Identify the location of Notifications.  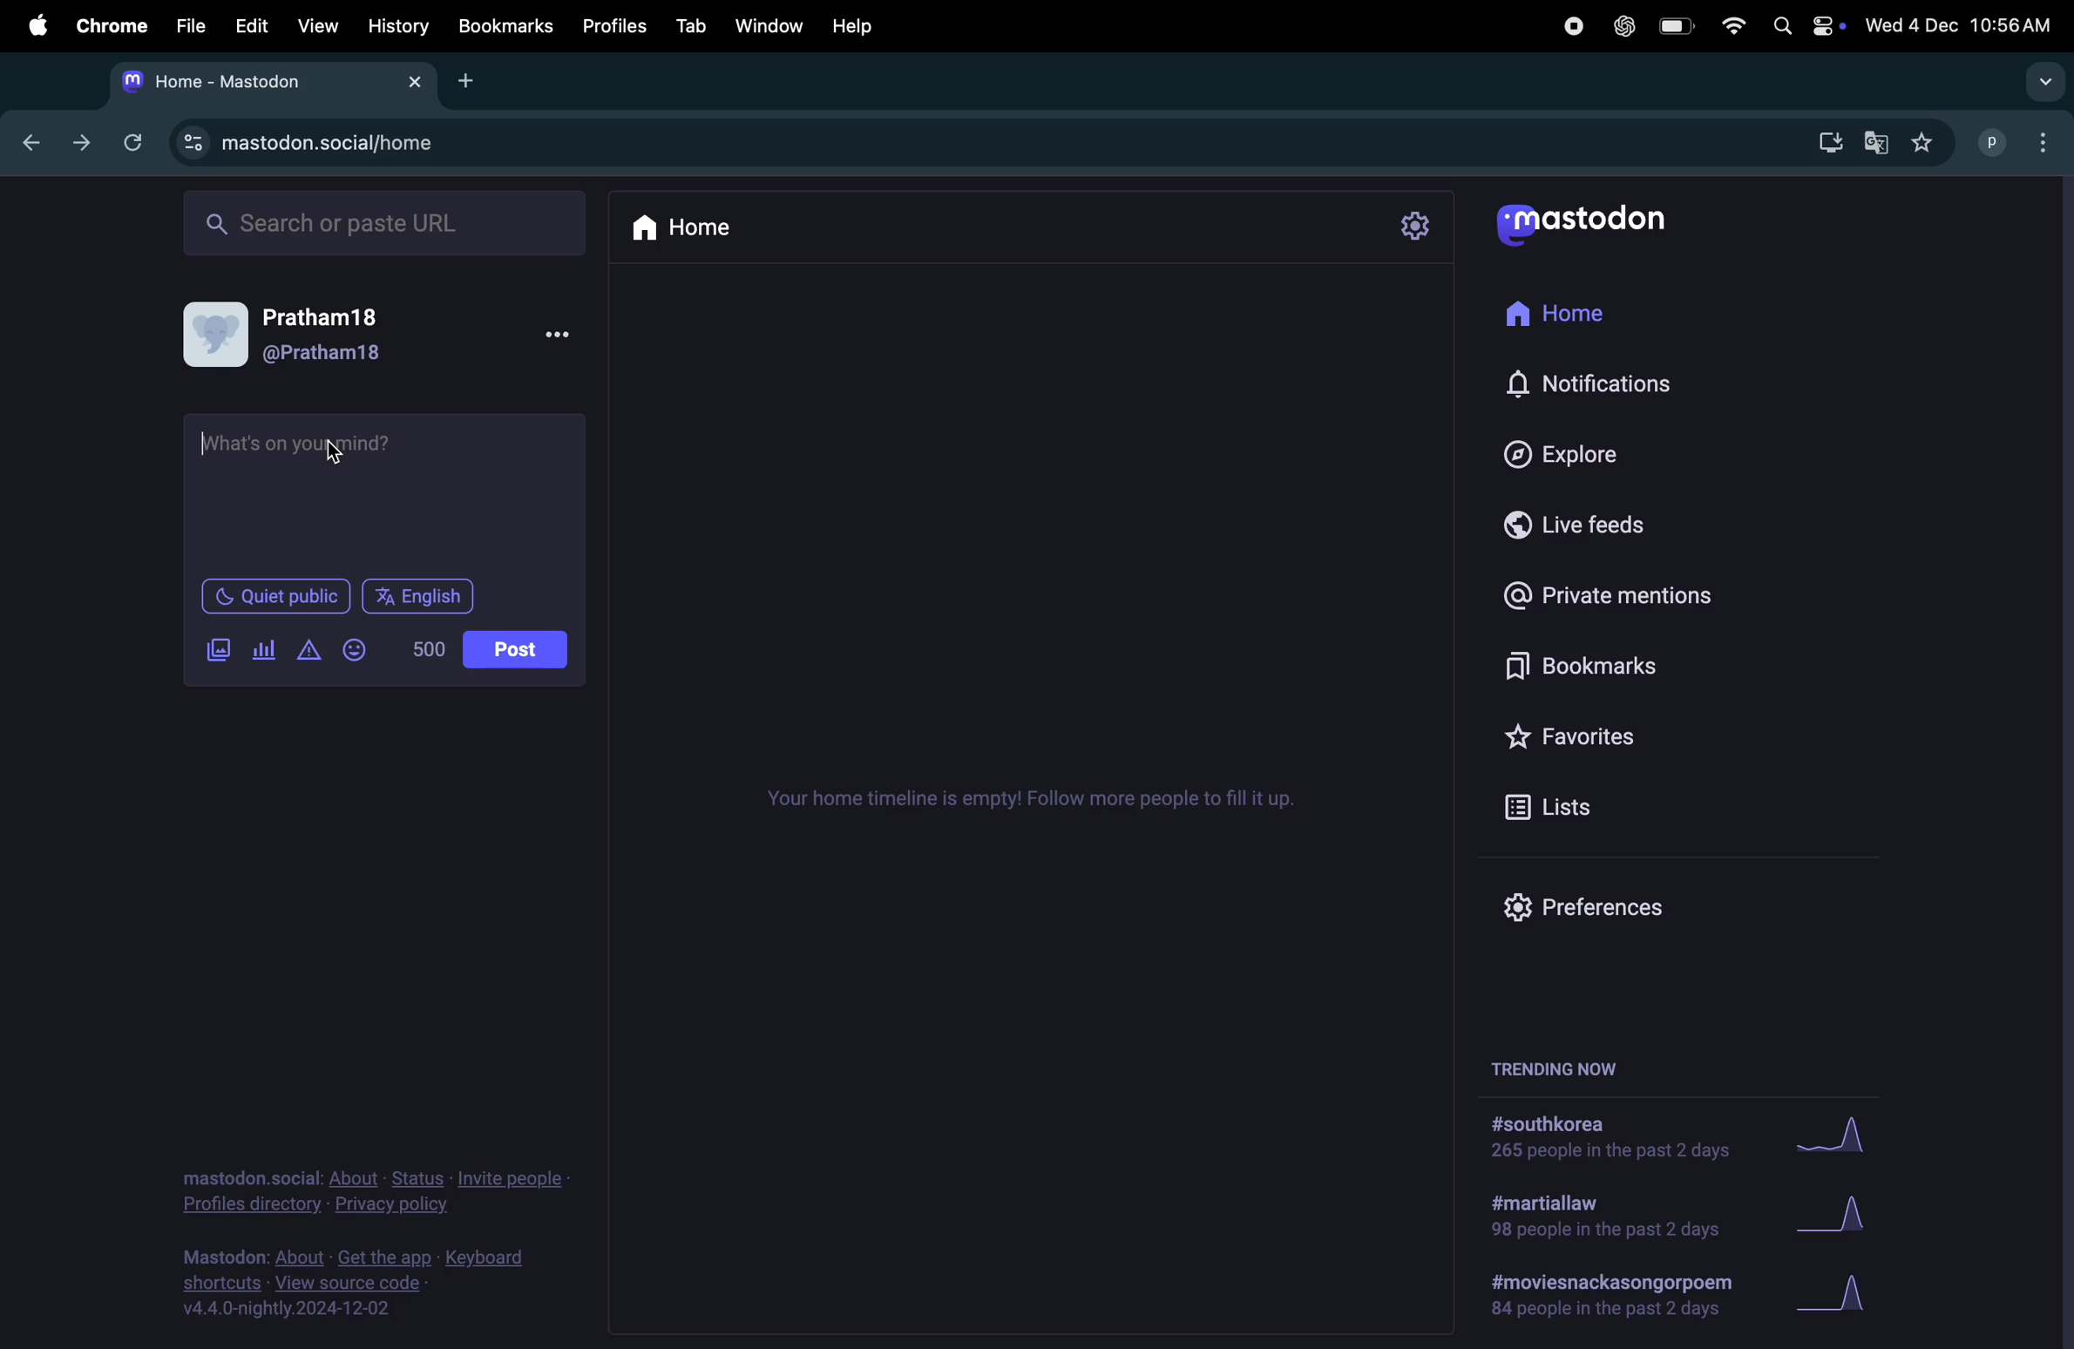
(1596, 386).